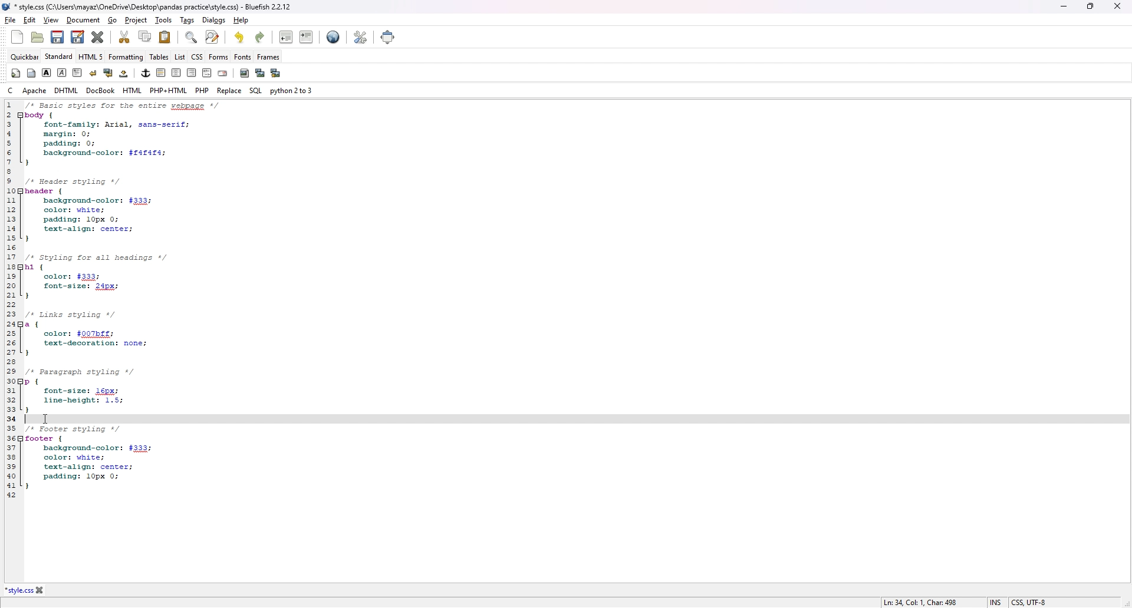  What do you see at coordinates (18, 590) in the screenshot?
I see `*style.css` at bounding box center [18, 590].